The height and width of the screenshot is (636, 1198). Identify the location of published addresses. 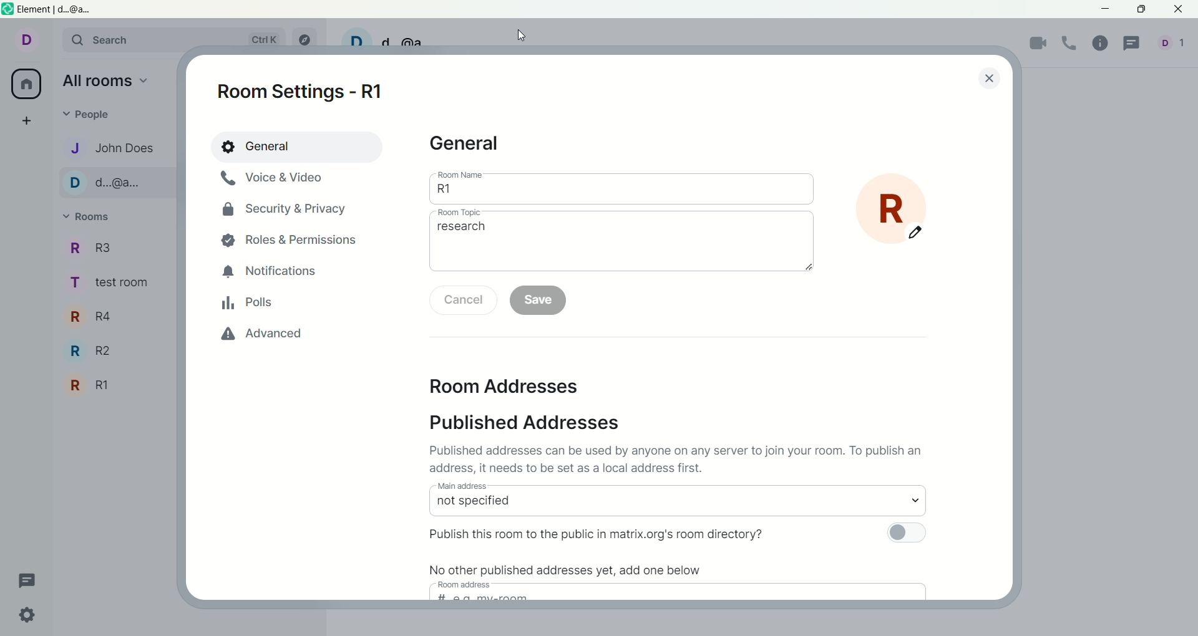
(525, 424).